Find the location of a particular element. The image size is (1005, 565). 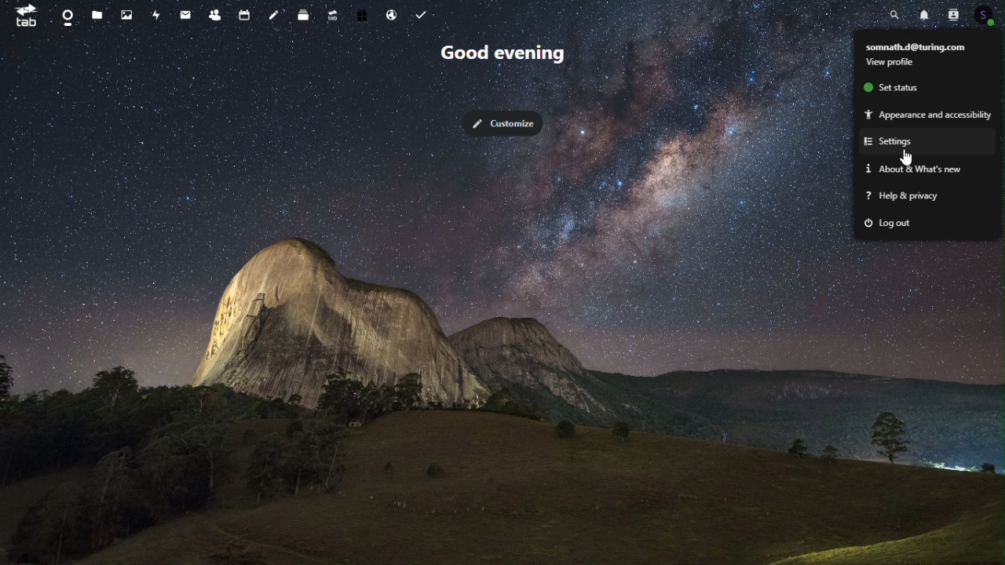

Good evening is located at coordinates (517, 53).